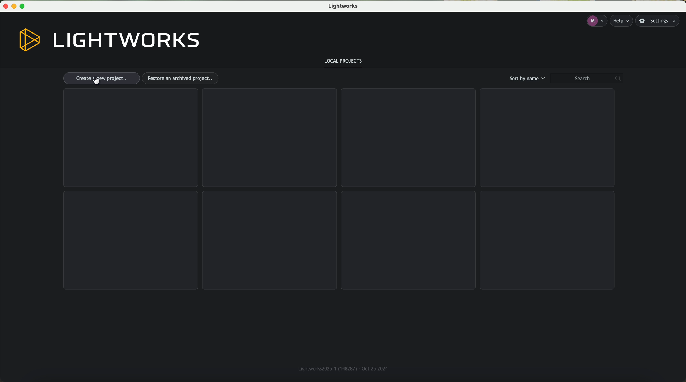  I want to click on Lightworks, so click(345, 6).